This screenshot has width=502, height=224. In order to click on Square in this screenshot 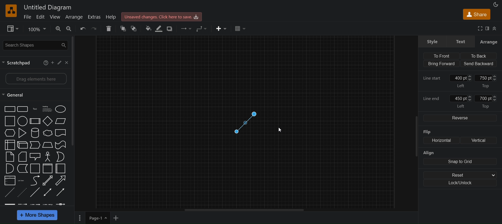, I will do `click(9, 121)`.